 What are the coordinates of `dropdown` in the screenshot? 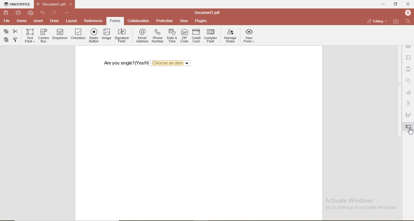 It's located at (60, 35).